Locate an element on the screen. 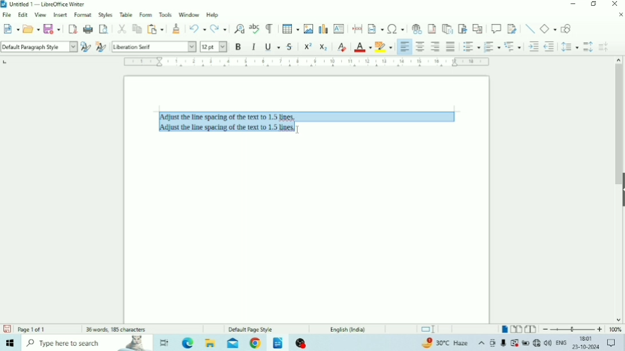  Insert Text Box is located at coordinates (339, 29).